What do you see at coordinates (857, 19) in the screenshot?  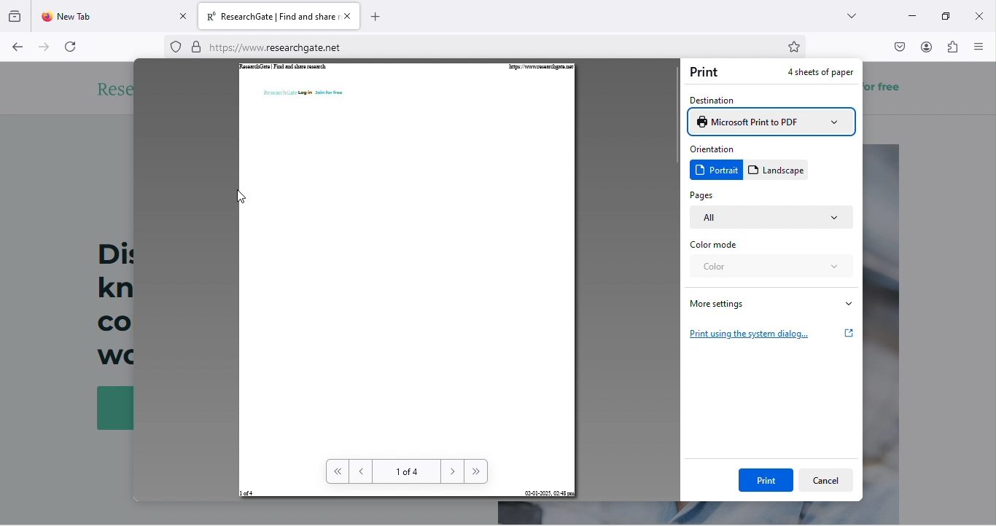 I see `search tab` at bounding box center [857, 19].